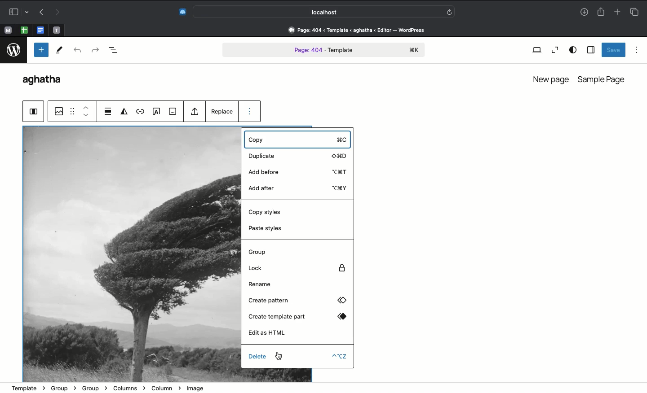 This screenshot has width=647, height=393. What do you see at coordinates (95, 51) in the screenshot?
I see `Redo` at bounding box center [95, 51].